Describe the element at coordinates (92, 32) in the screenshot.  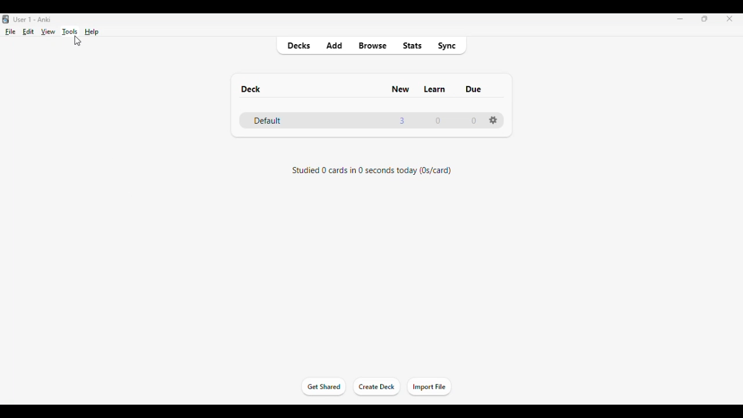
I see `help` at that location.